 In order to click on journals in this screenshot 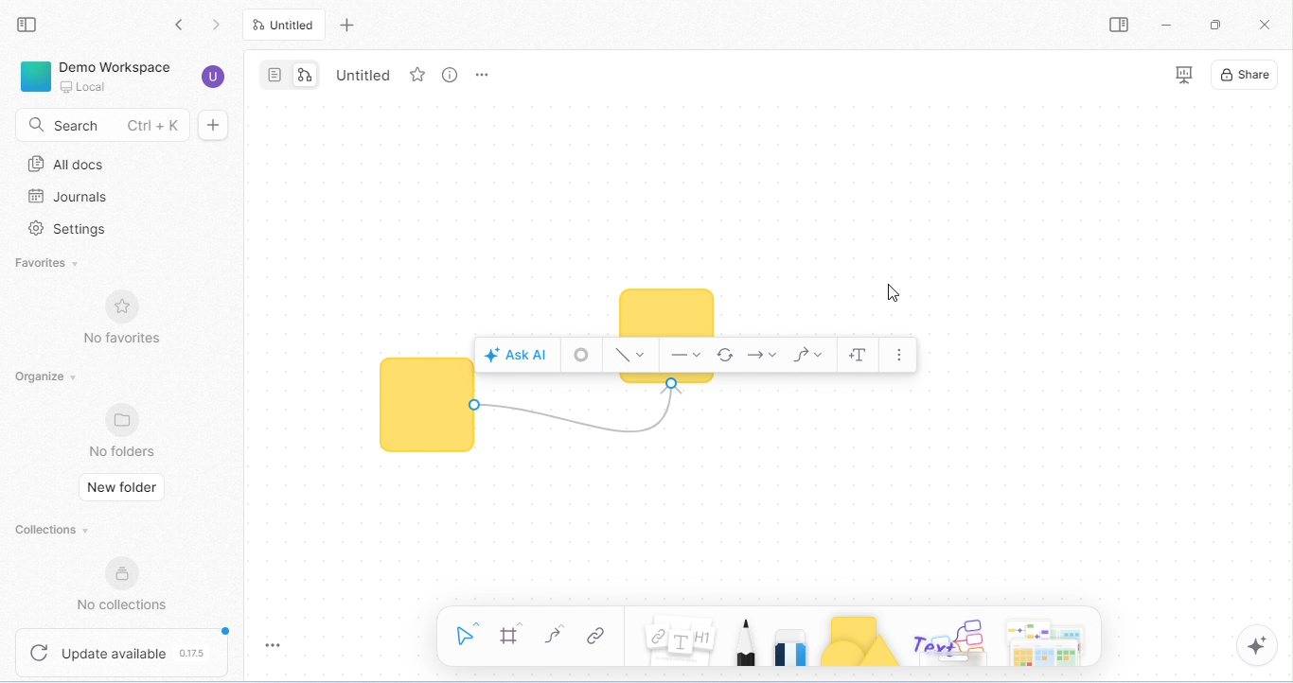, I will do `click(65, 197)`.